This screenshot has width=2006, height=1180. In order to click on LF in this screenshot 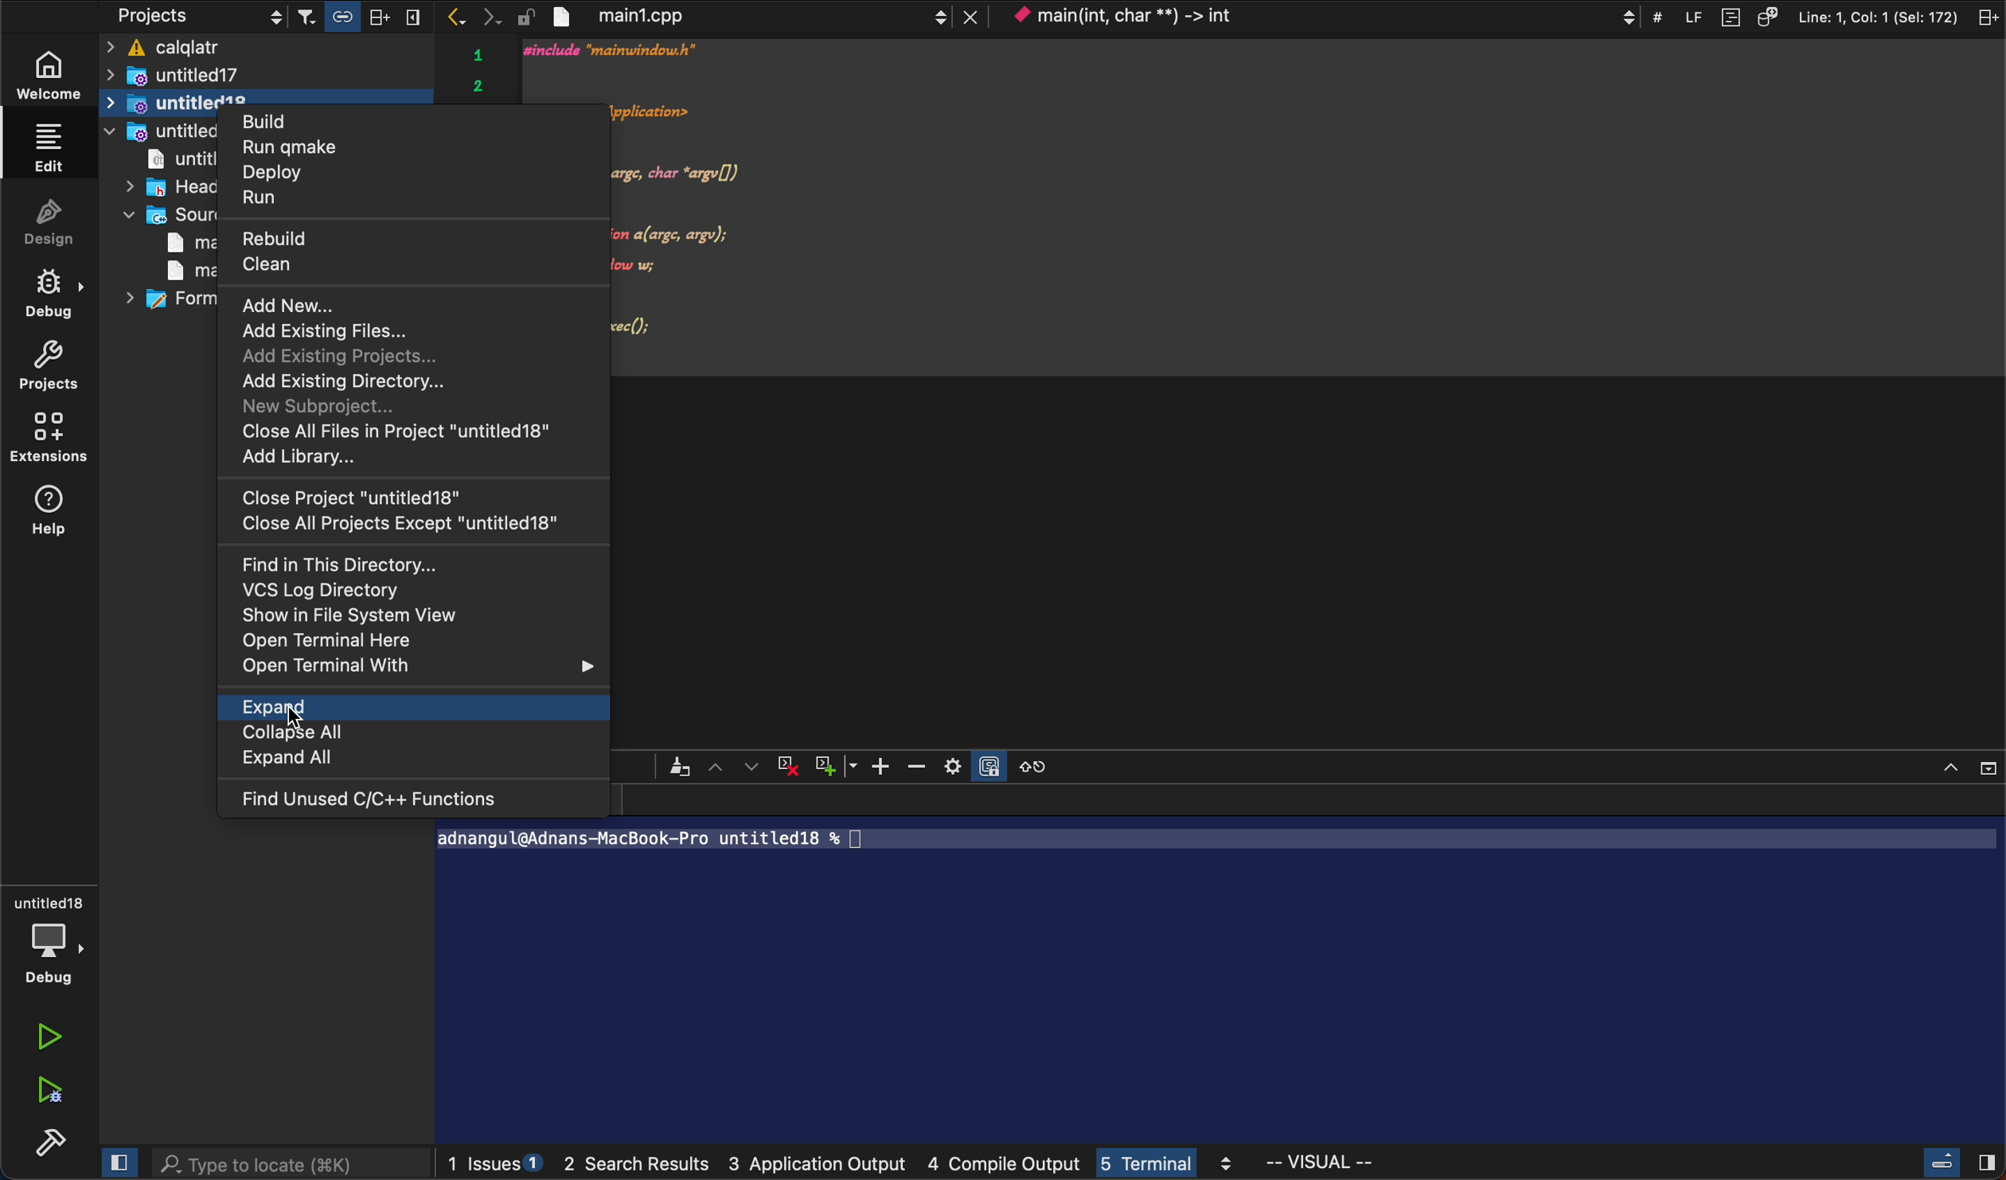, I will do `click(1688, 15)`.